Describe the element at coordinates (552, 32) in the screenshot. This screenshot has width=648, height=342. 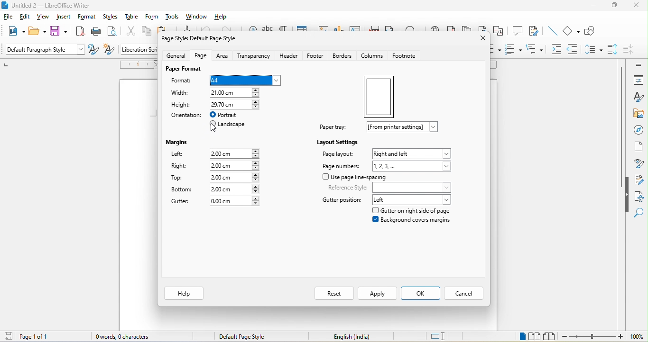
I see `line` at that location.